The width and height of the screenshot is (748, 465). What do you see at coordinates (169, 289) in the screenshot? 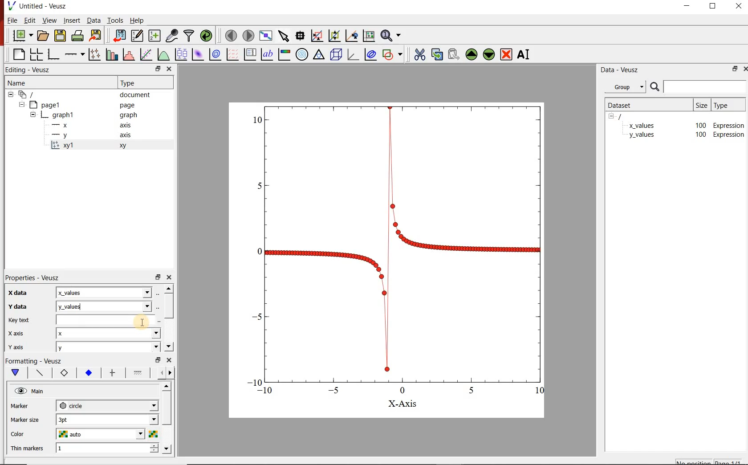
I see `move up` at bounding box center [169, 289].